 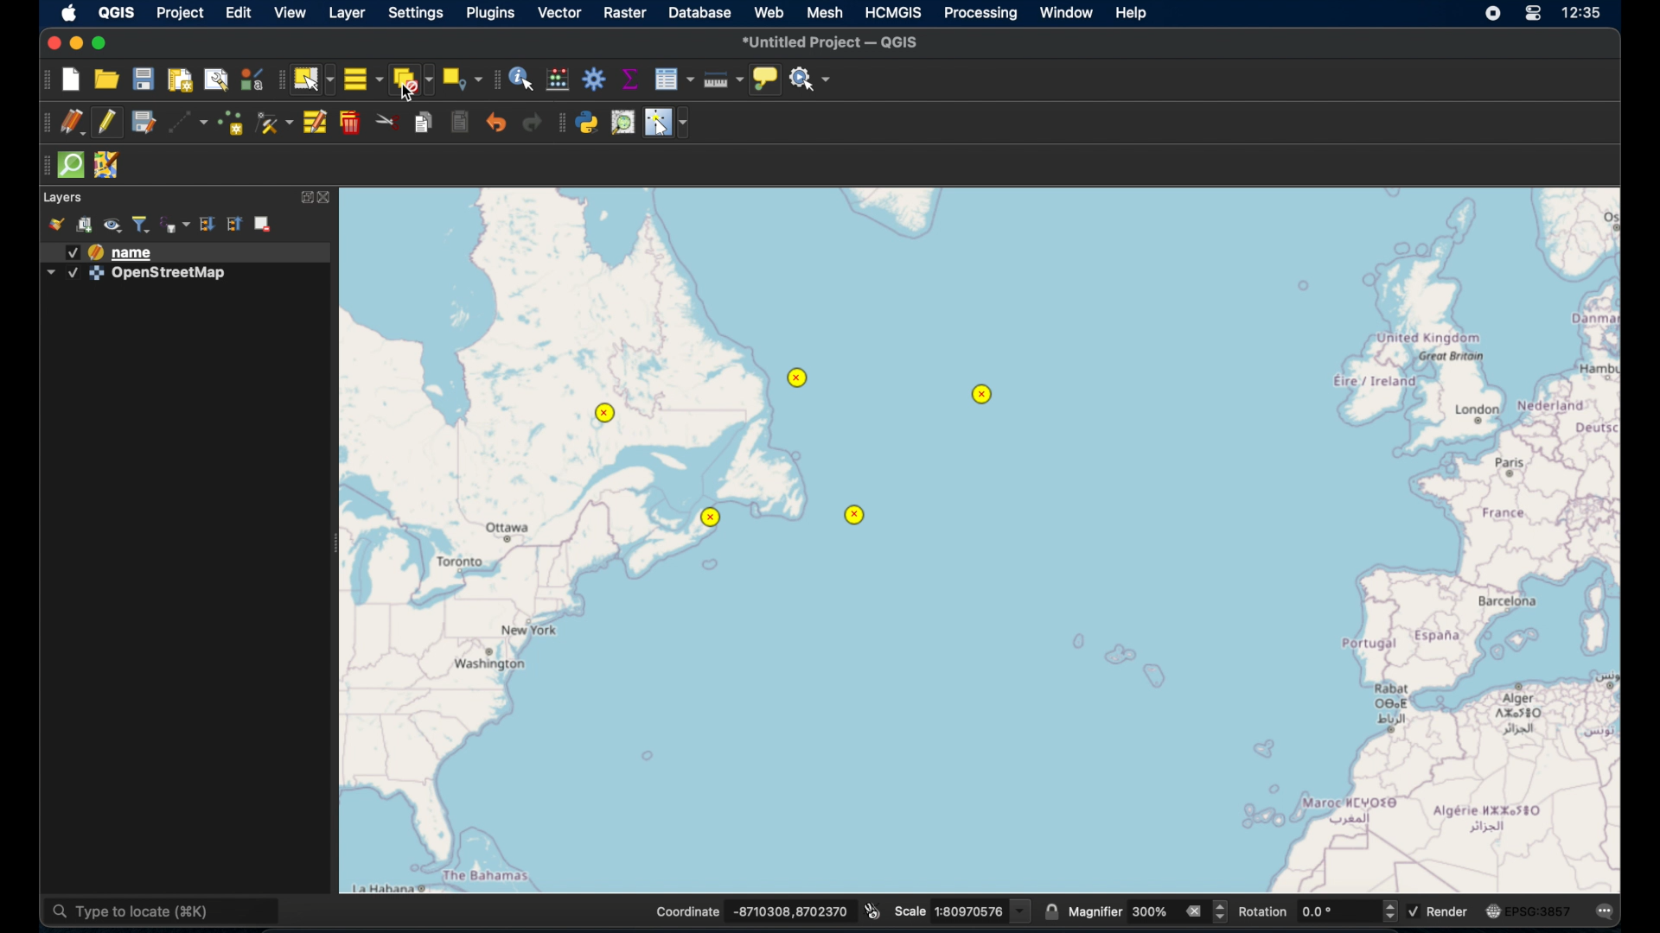 I want to click on selected point, so click(x=800, y=378).